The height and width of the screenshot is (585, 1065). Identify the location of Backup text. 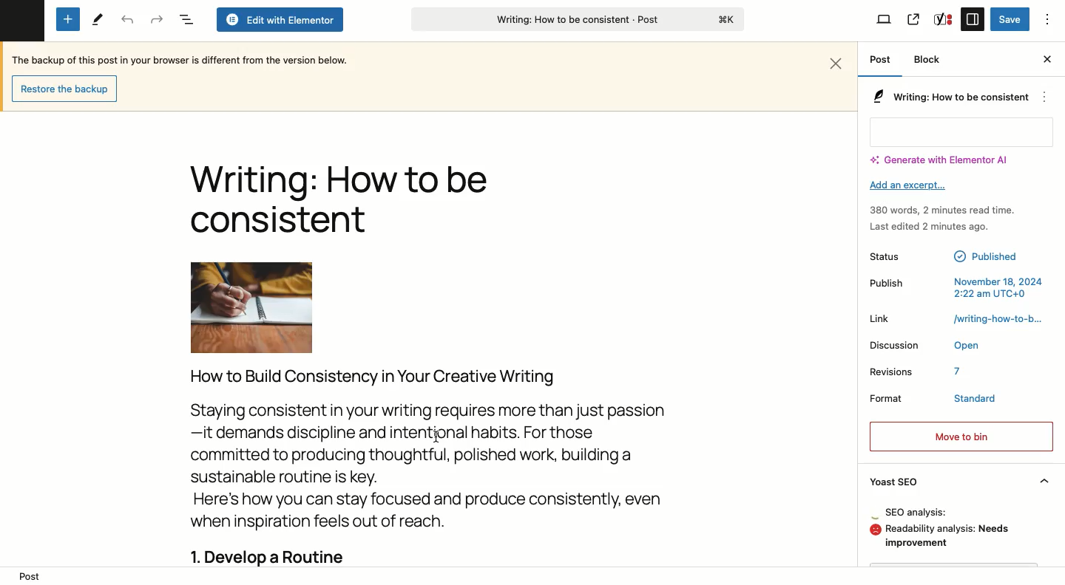
(183, 59).